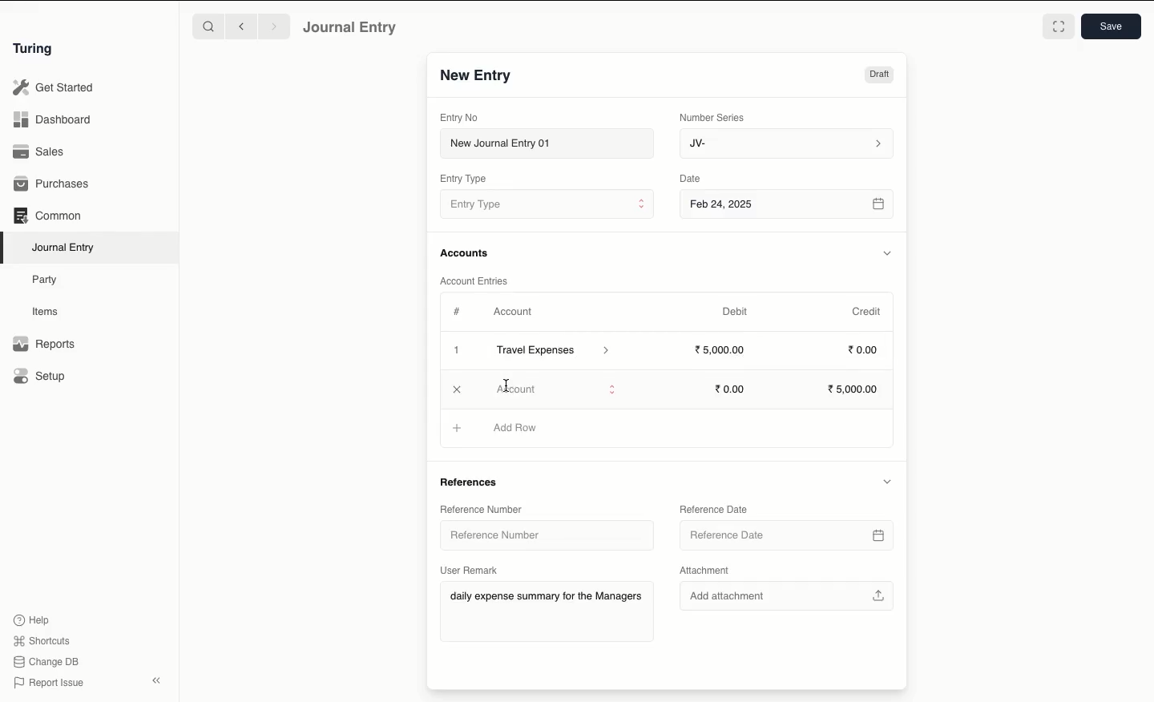  Describe the element at coordinates (52, 185) in the screenshot. I see `Purchases` at that location.